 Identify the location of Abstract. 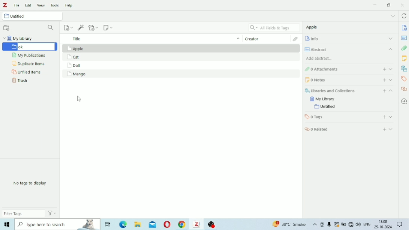
(349, 49).